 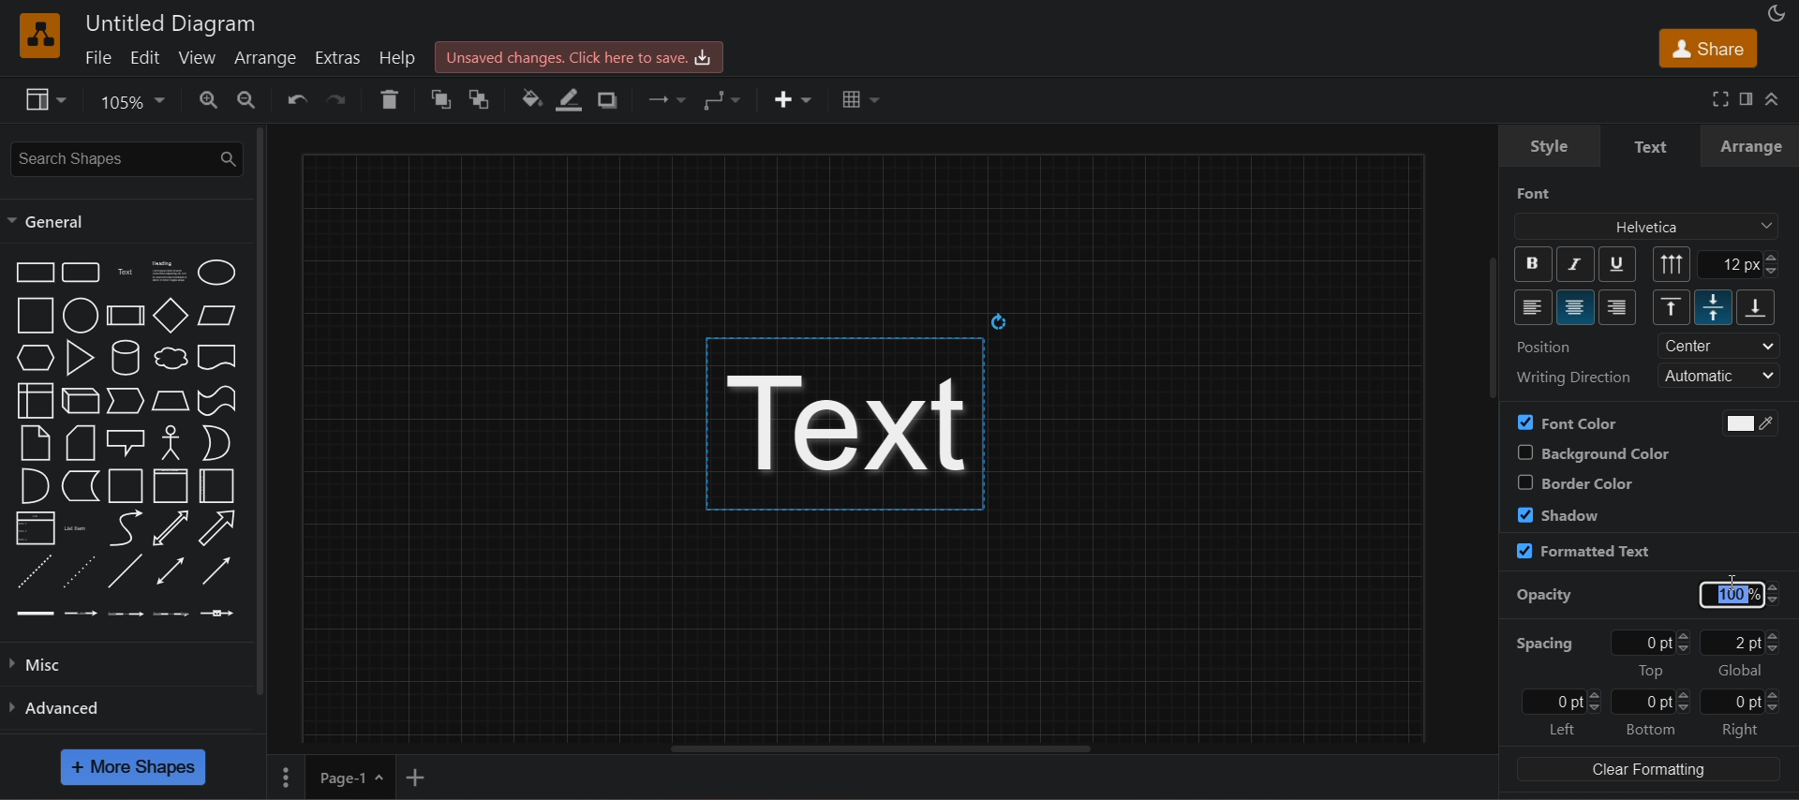 I want to click on 0pt, so click(x=1655, y=642).